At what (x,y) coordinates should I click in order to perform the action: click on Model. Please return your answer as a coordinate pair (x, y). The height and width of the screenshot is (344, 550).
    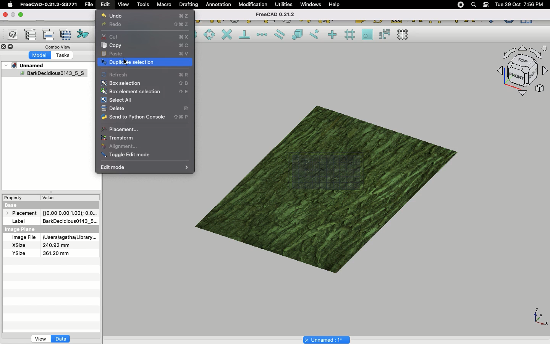
    Looking at the image, I should click on (41, 55).